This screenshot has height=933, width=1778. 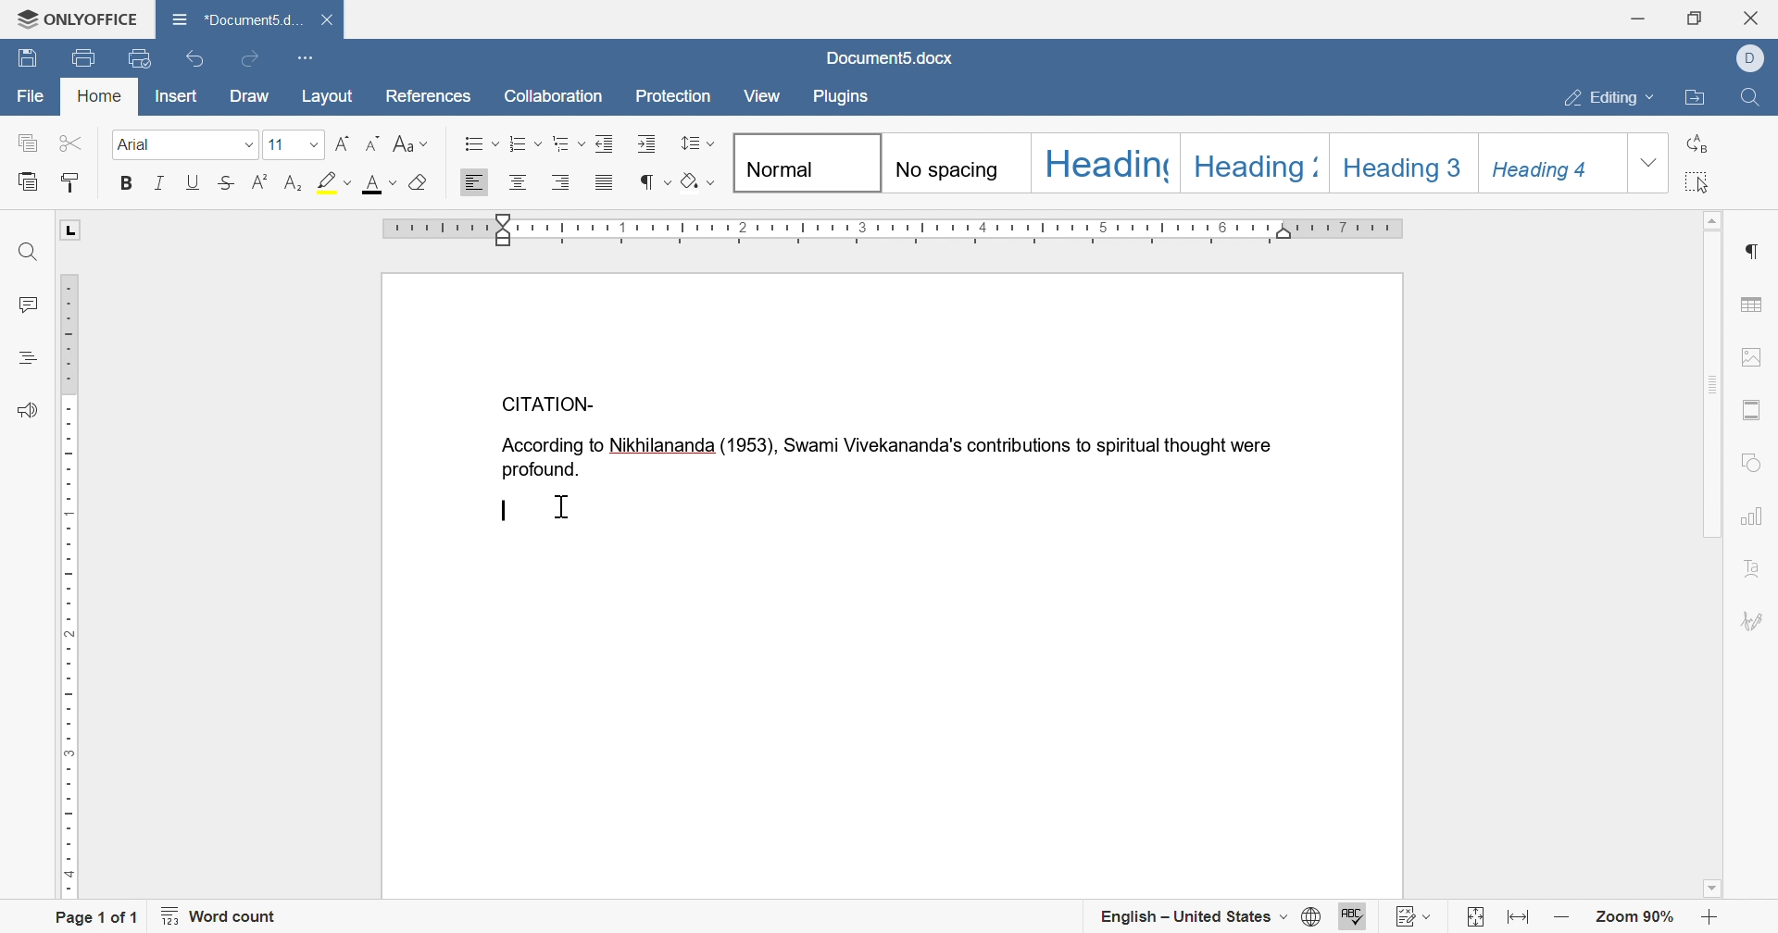 What do you see at coordinates (655, 183) in the screenshot?
I see `nonprinting characters` at bounding box center [655, 183].